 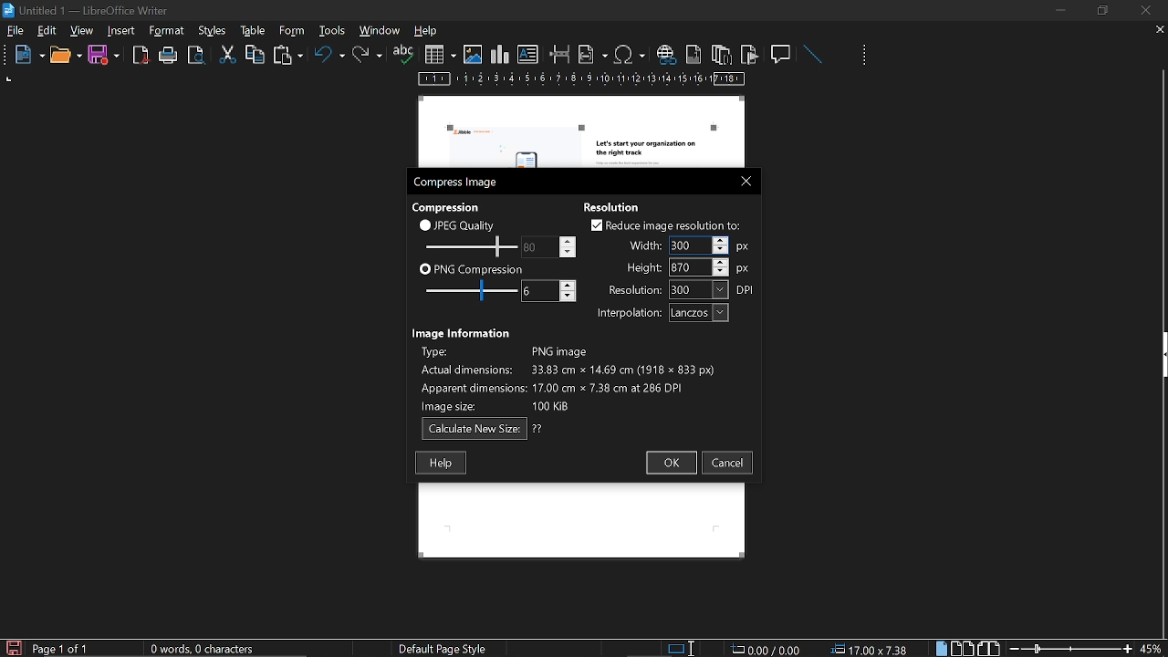 I want to click on spelling, so click(x=403, y=55).